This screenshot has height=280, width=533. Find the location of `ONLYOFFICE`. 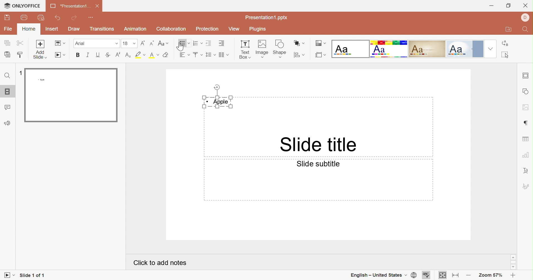

ONLYOFFICE is located at coordinates (26, 6).